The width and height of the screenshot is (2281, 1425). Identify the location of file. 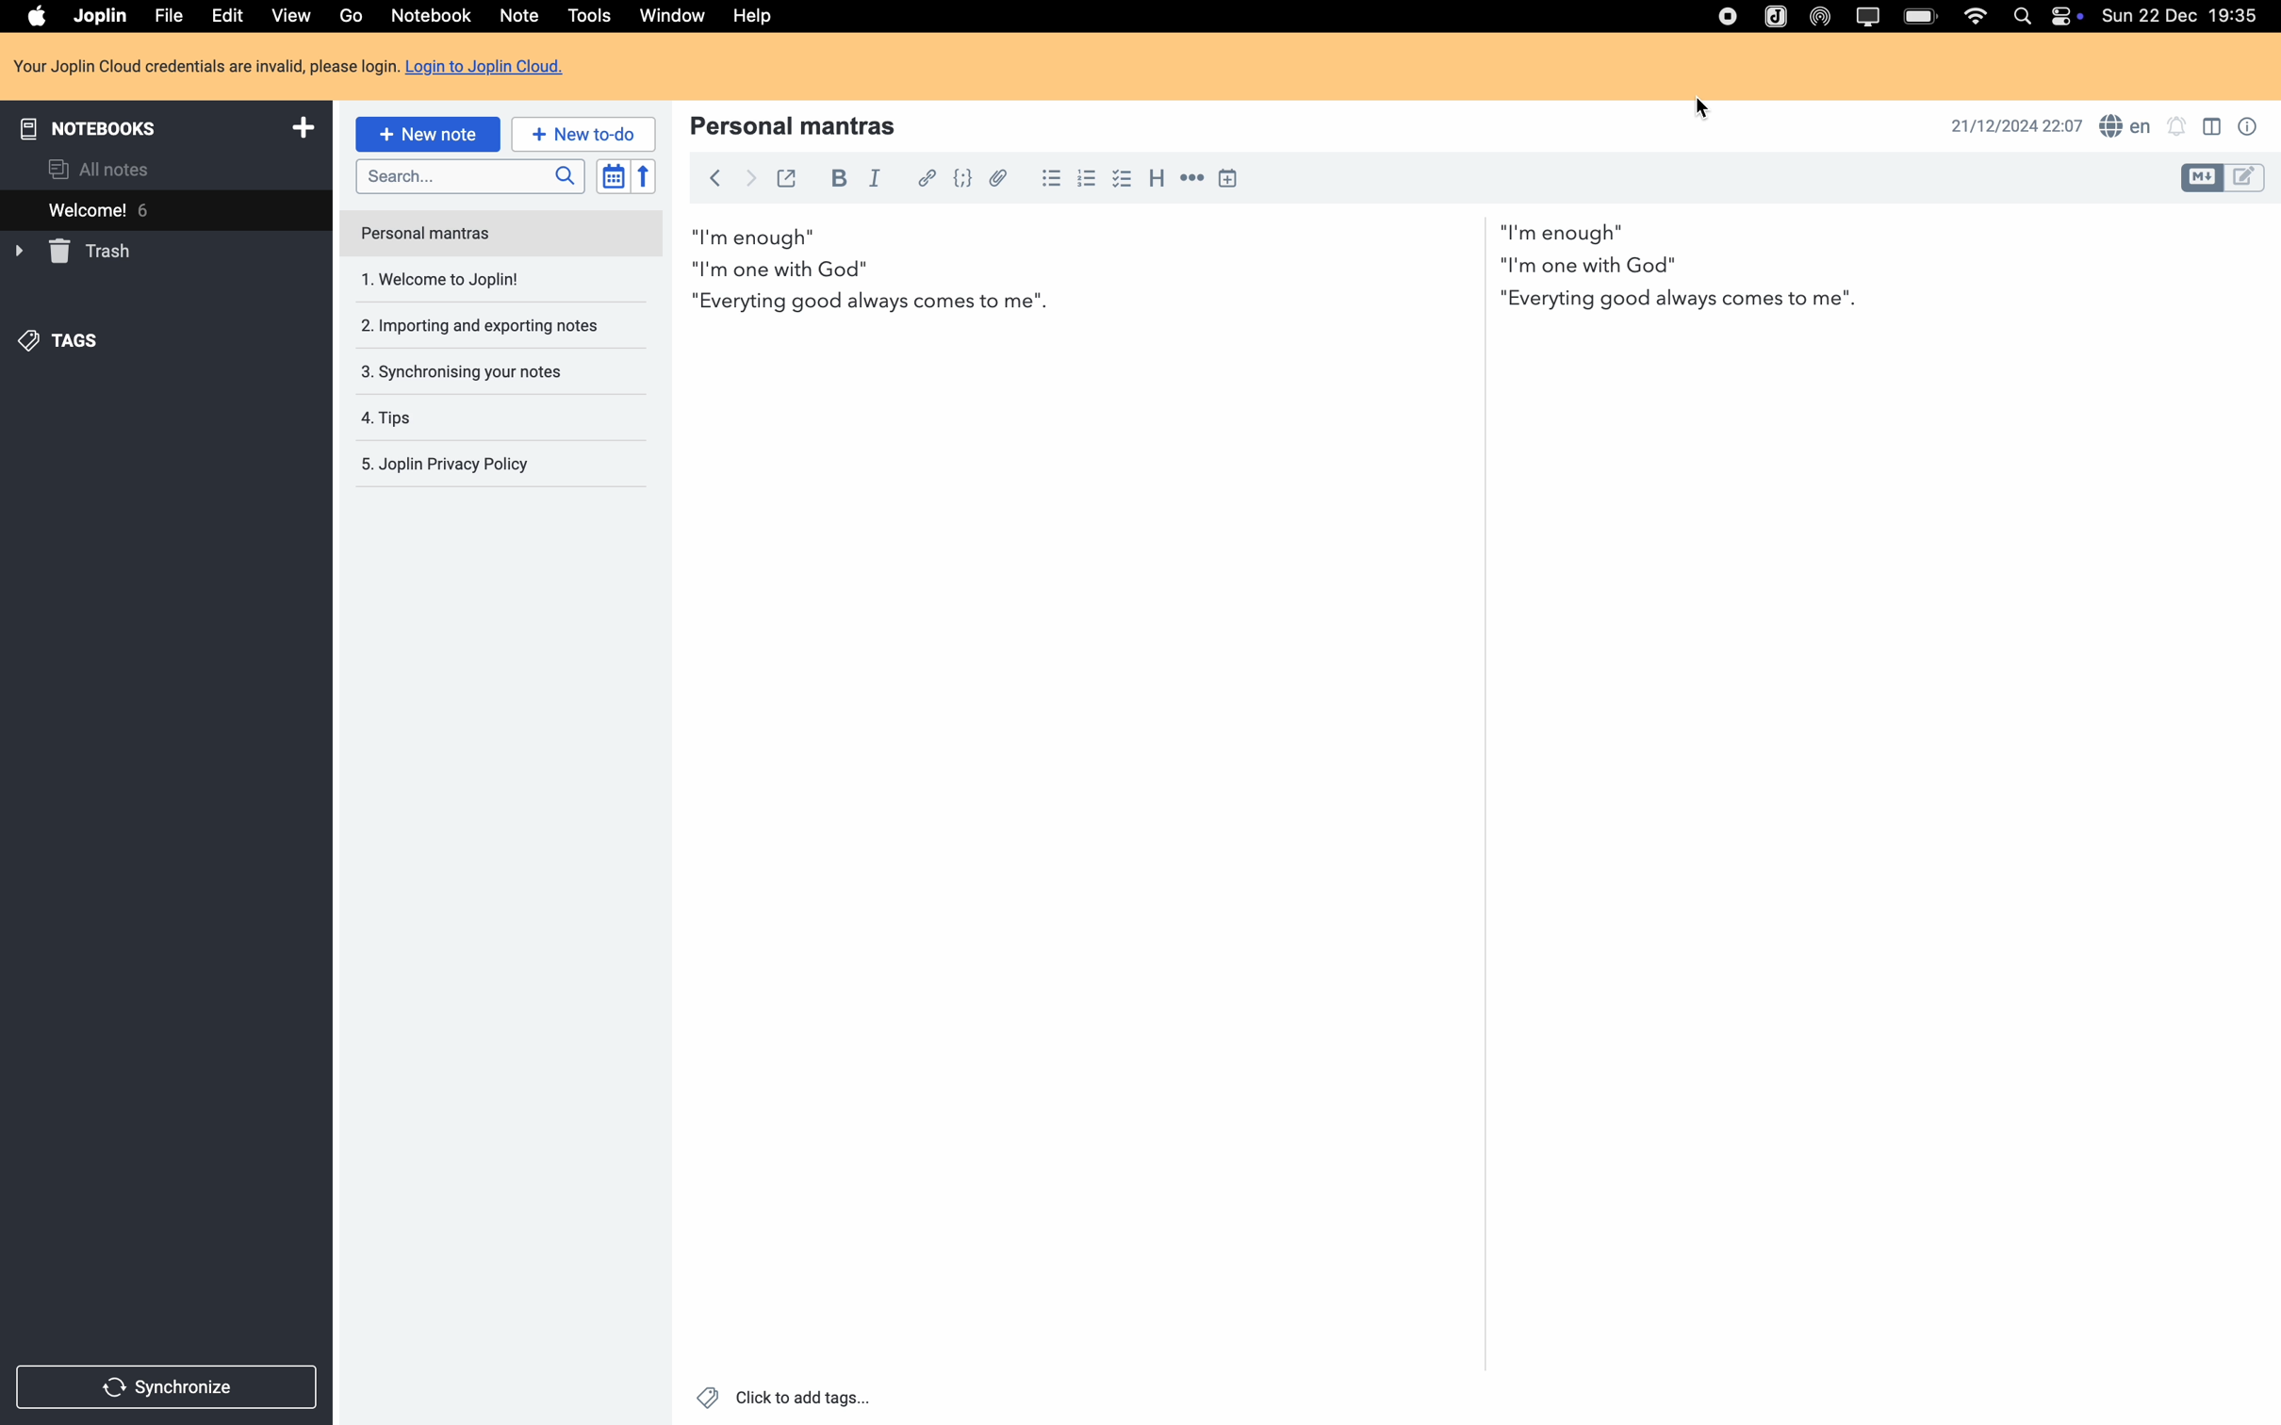
(169, 15).